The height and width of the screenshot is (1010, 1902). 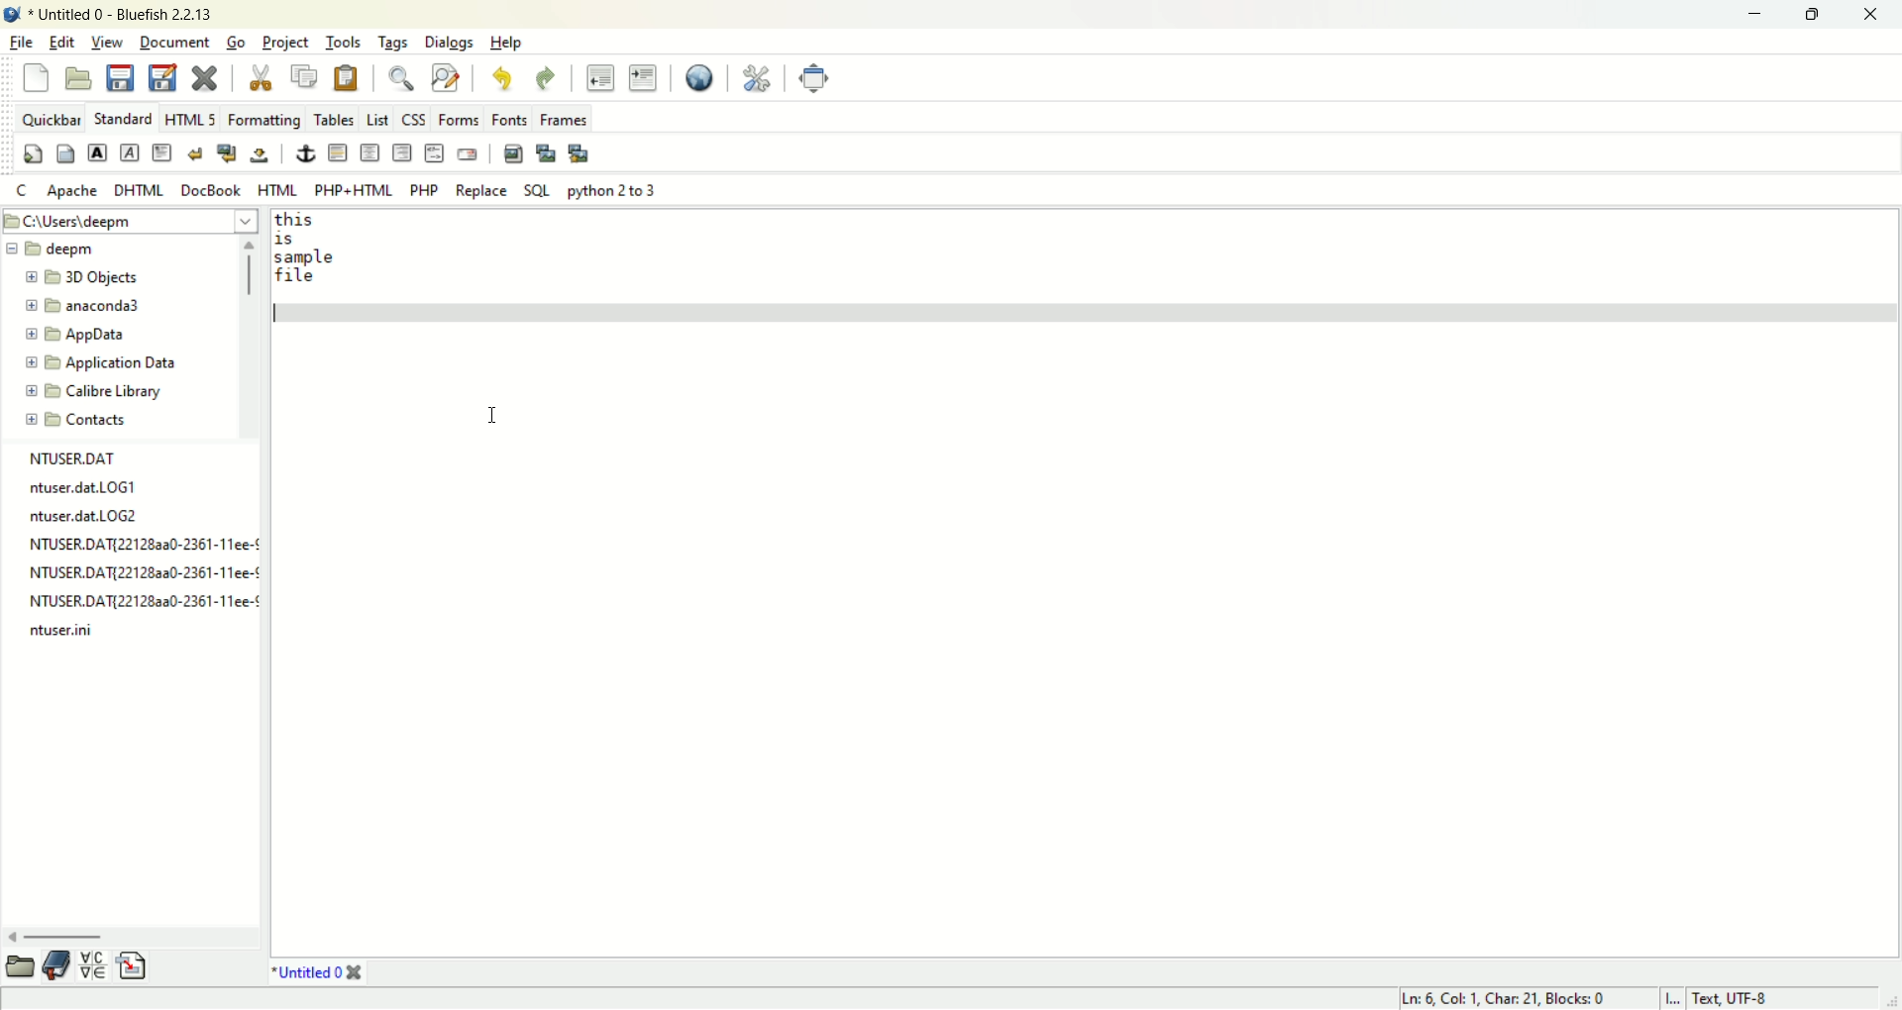 What do you see at coordinates (144, 541) in the screenshot?
I see `NTUSER.DATI22128a3a0-2361-11ee-¢` at bounding box center [144, 541].